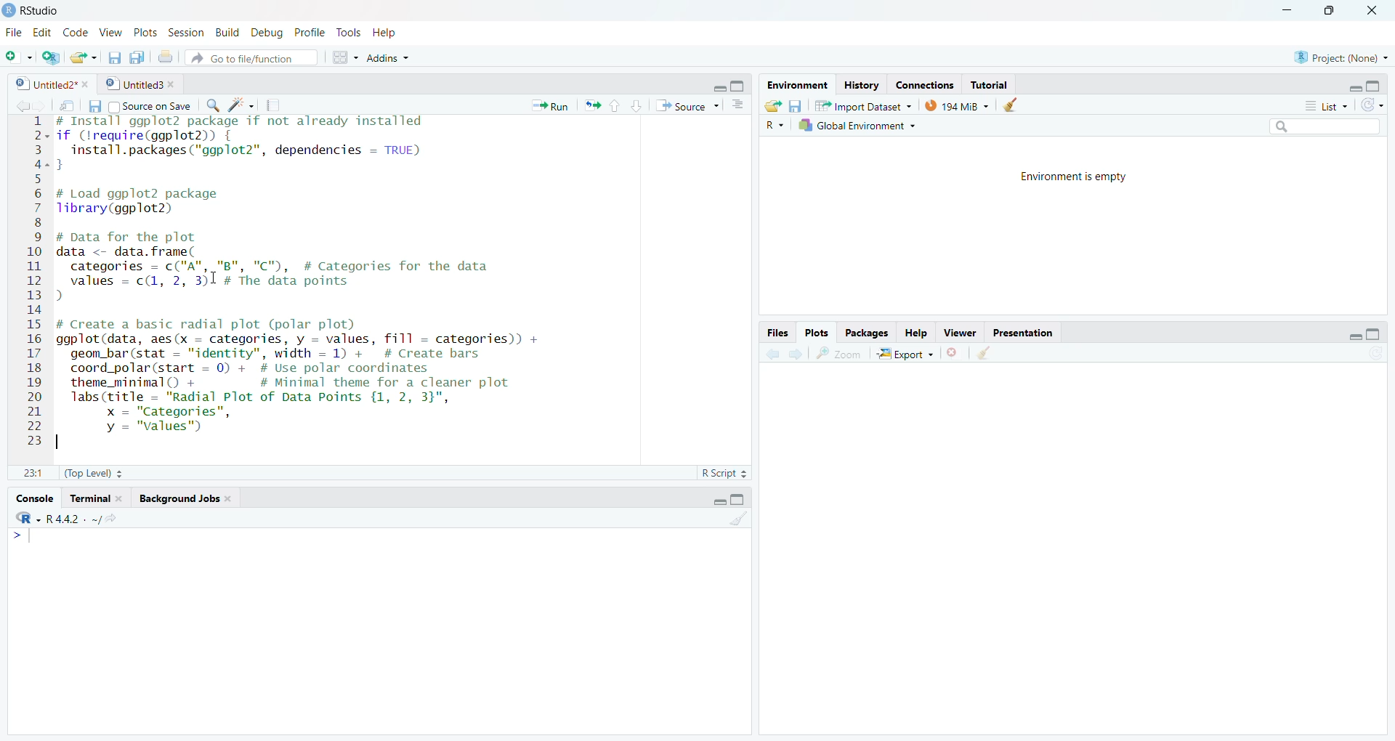 The width and height of the screenshot is (1395, 741). What do you see at coordinates (143, 33) in the screenshot?
I see `Plots` at bounding box center [143, 33].